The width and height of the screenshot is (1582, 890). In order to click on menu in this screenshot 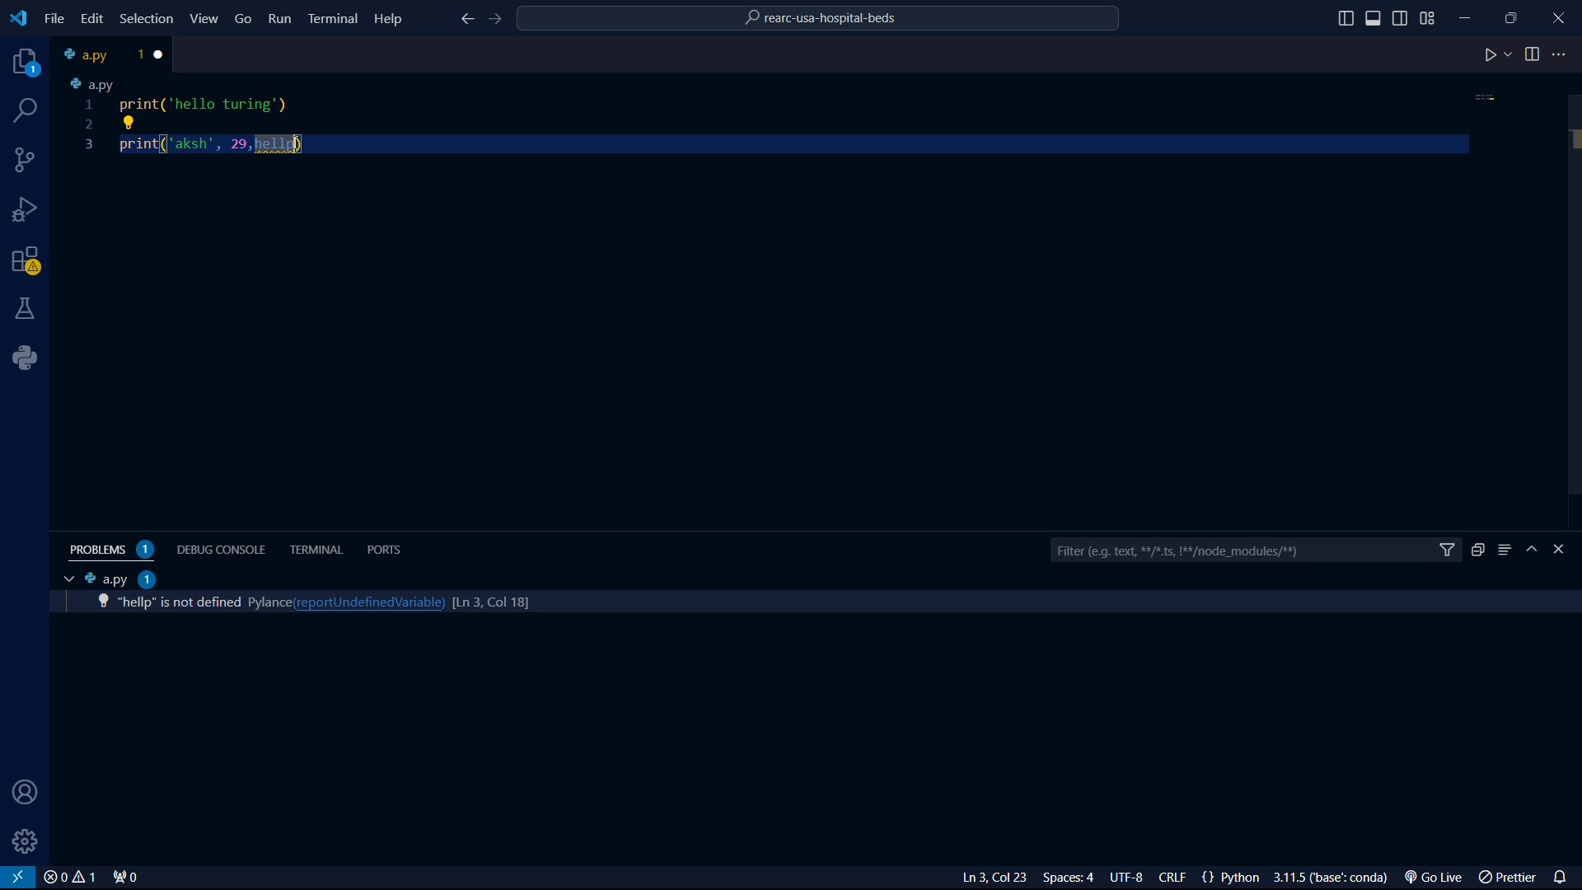, I will do `click(1505, 550)`.